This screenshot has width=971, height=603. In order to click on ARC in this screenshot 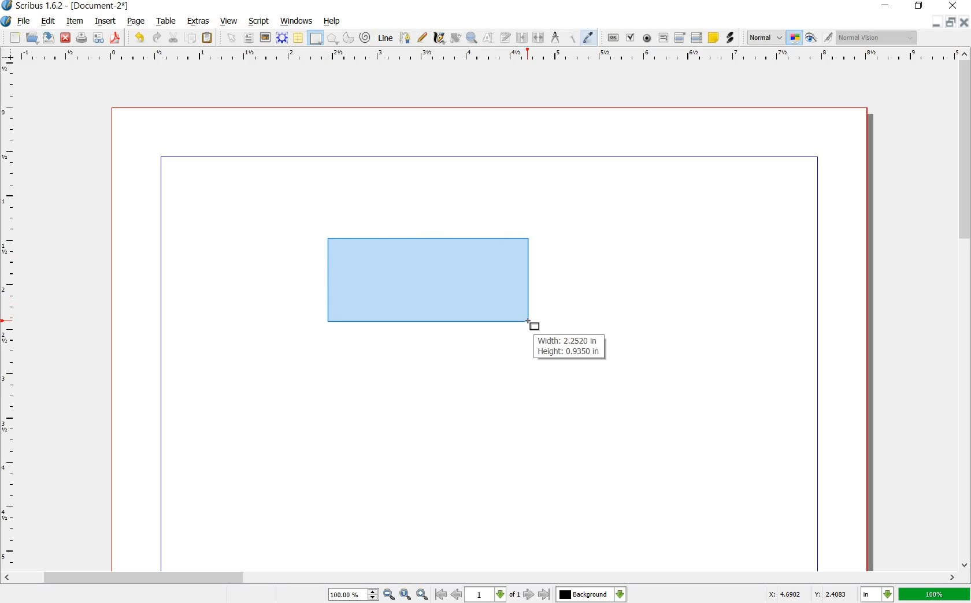, I will do `click(349, 37)`.